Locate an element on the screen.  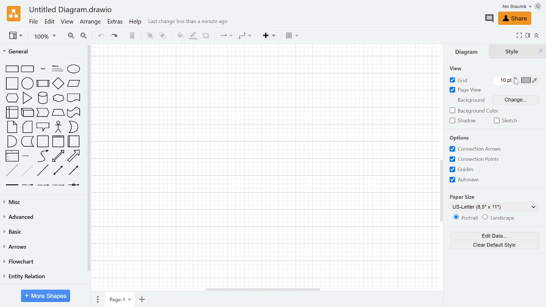
Insert is located at coordinates (268, 36).